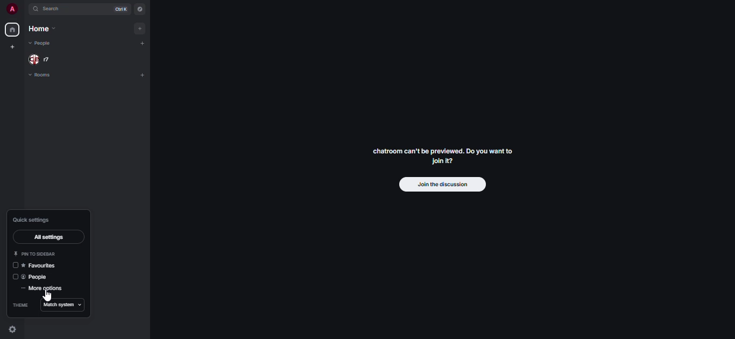 This screenshot has width=735, height=339. I want to click on home, so click(12, 30).